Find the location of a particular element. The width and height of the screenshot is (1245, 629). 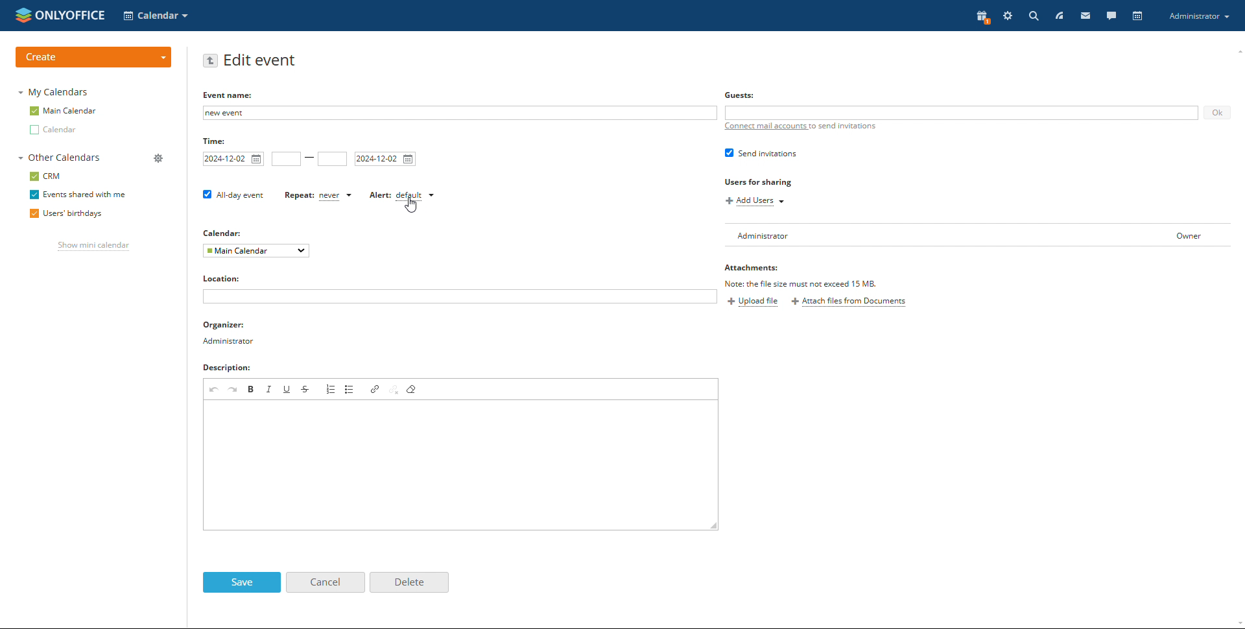

delete is located at coordinates (410, 582).